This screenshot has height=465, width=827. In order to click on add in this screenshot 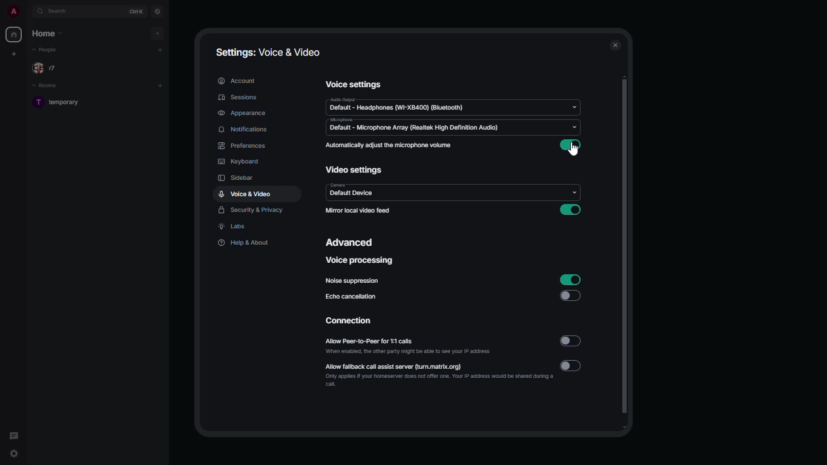, I will do `click(160, 48)`.